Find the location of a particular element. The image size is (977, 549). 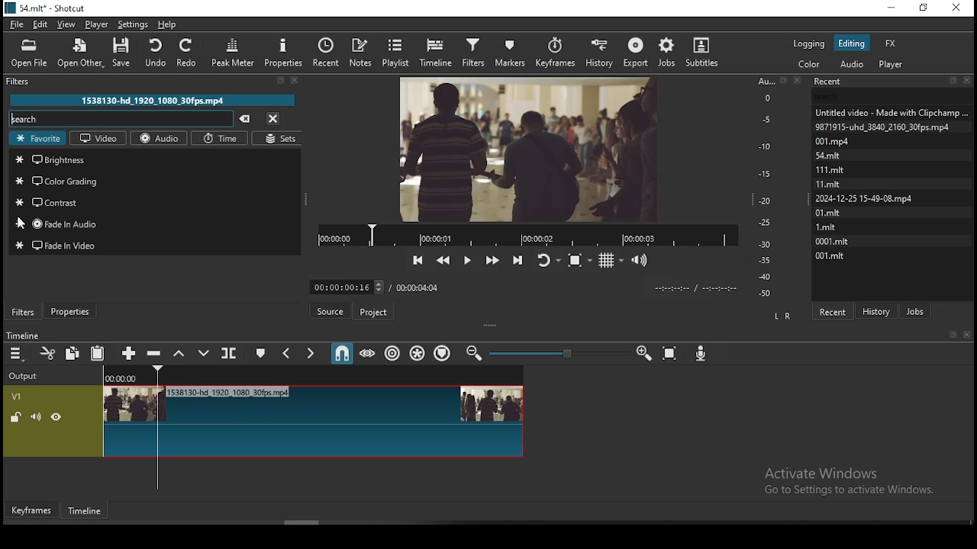

file is located at coordinates (18, 24).